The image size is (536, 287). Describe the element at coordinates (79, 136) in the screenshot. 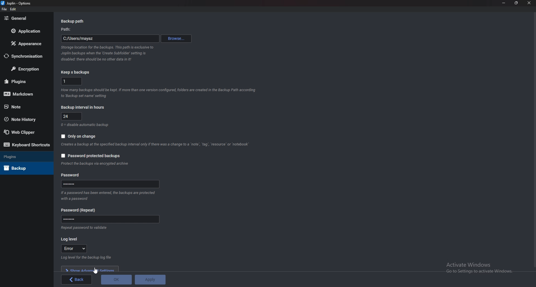

I see `Only on change` at that location.